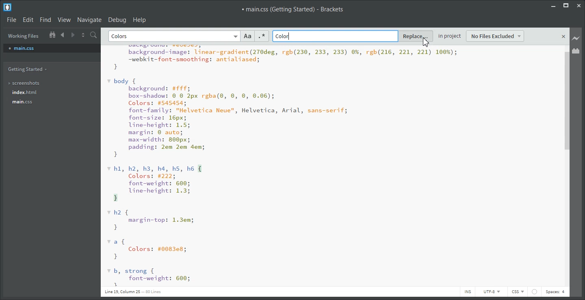  What do you see at coordinates (73, 34) in the screenshot?
I see `Navigate Forward` at bounding box center [73, 34].